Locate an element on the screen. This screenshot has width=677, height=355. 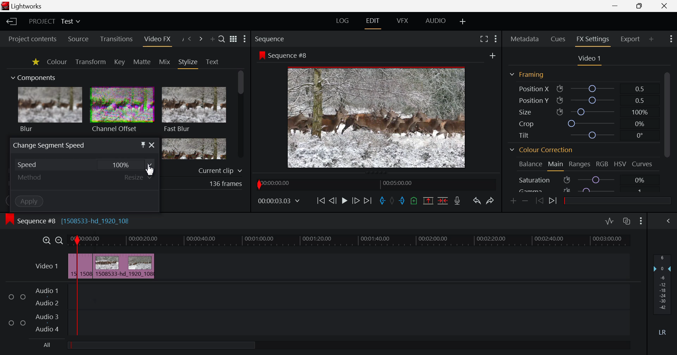
Show Settings is located at coordinates (496, 40).